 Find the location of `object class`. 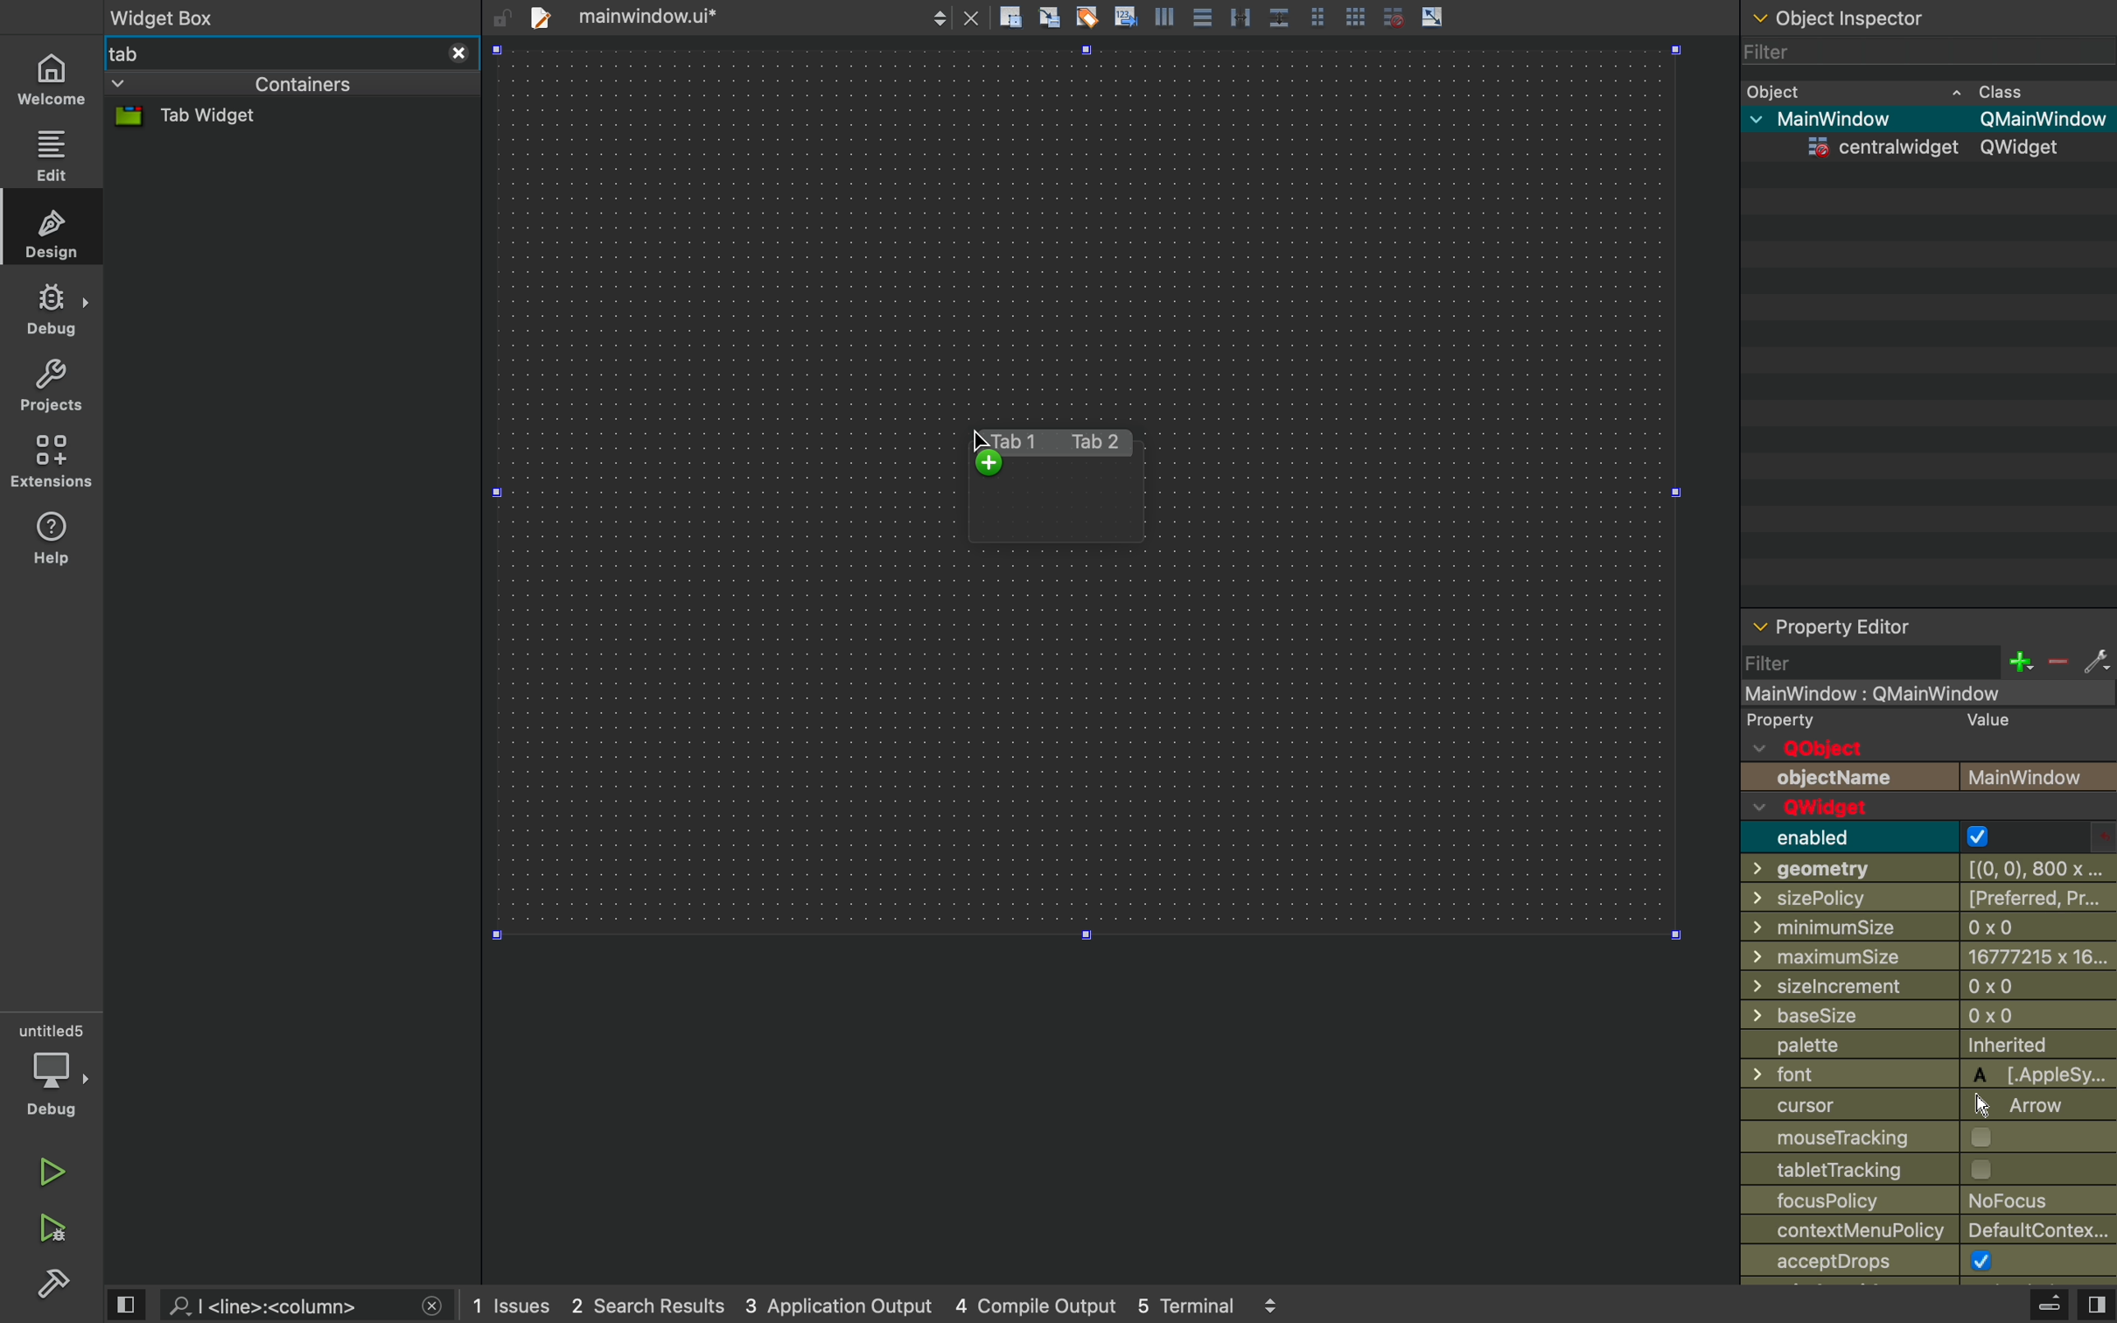

object class is located at coordinates (1918, 89).